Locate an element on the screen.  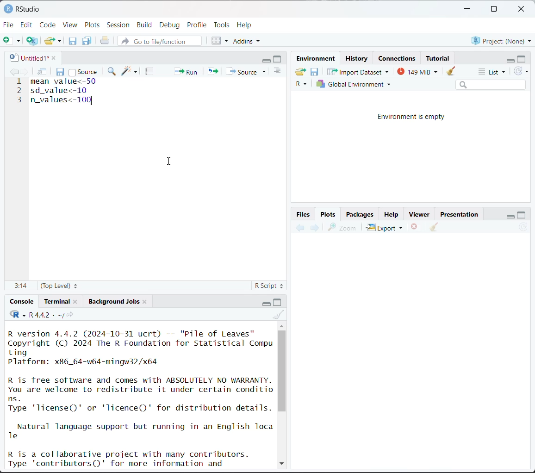
maximize is located at coordinates (279, 59).